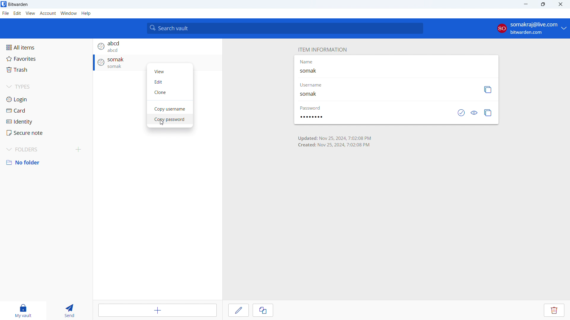 The width and height of the screenshot is (570, 320). Describe the element at coordinates (313, 95) in the screenshot. I see `somak` at that location.